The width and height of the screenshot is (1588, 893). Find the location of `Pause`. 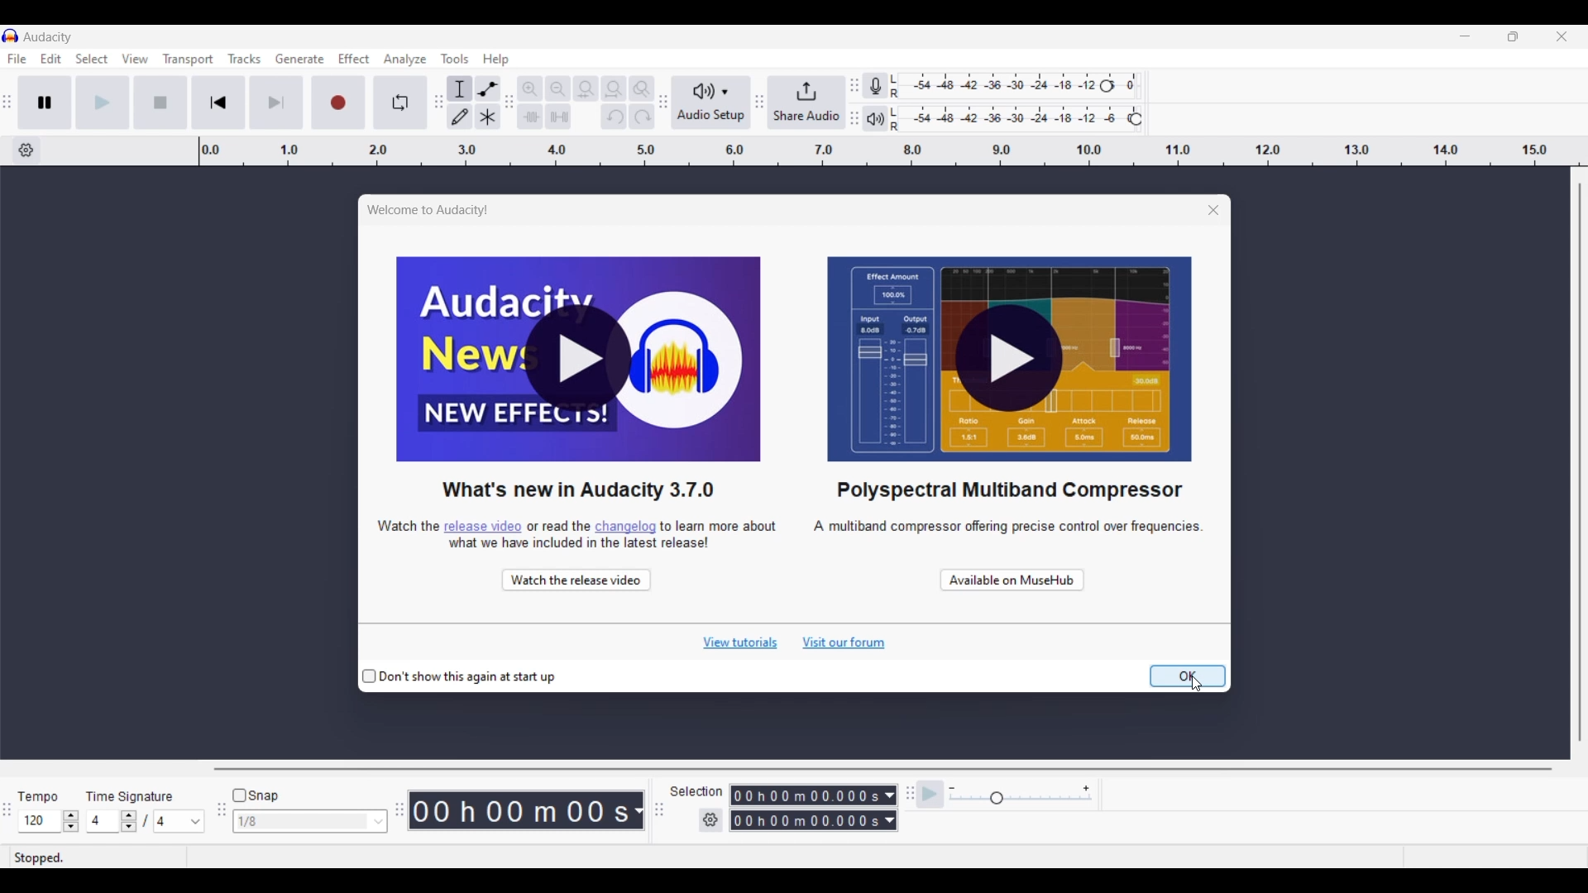

Pause is located at coordinates (45, 103).